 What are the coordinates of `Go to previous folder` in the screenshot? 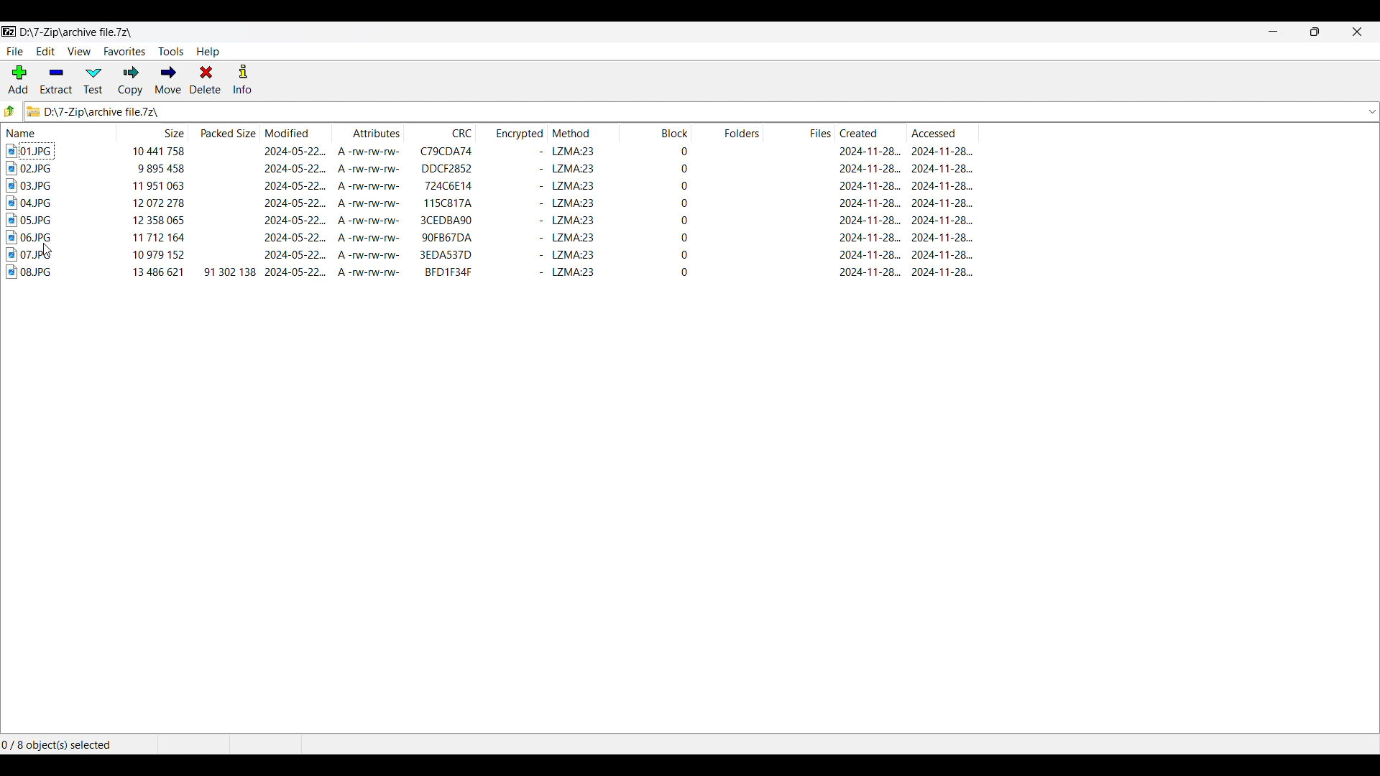 It's located at (9, 111).